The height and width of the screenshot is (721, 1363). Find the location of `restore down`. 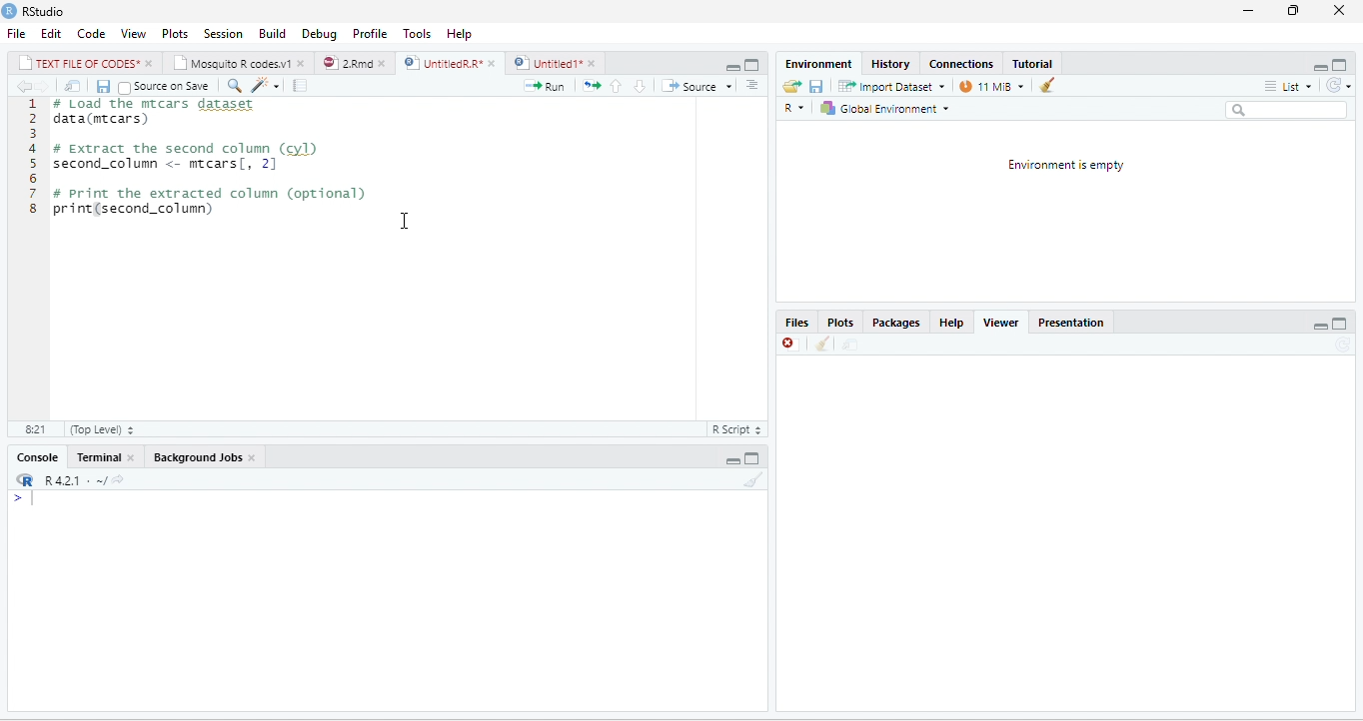

restore down is located at coordinates (1291, 12).